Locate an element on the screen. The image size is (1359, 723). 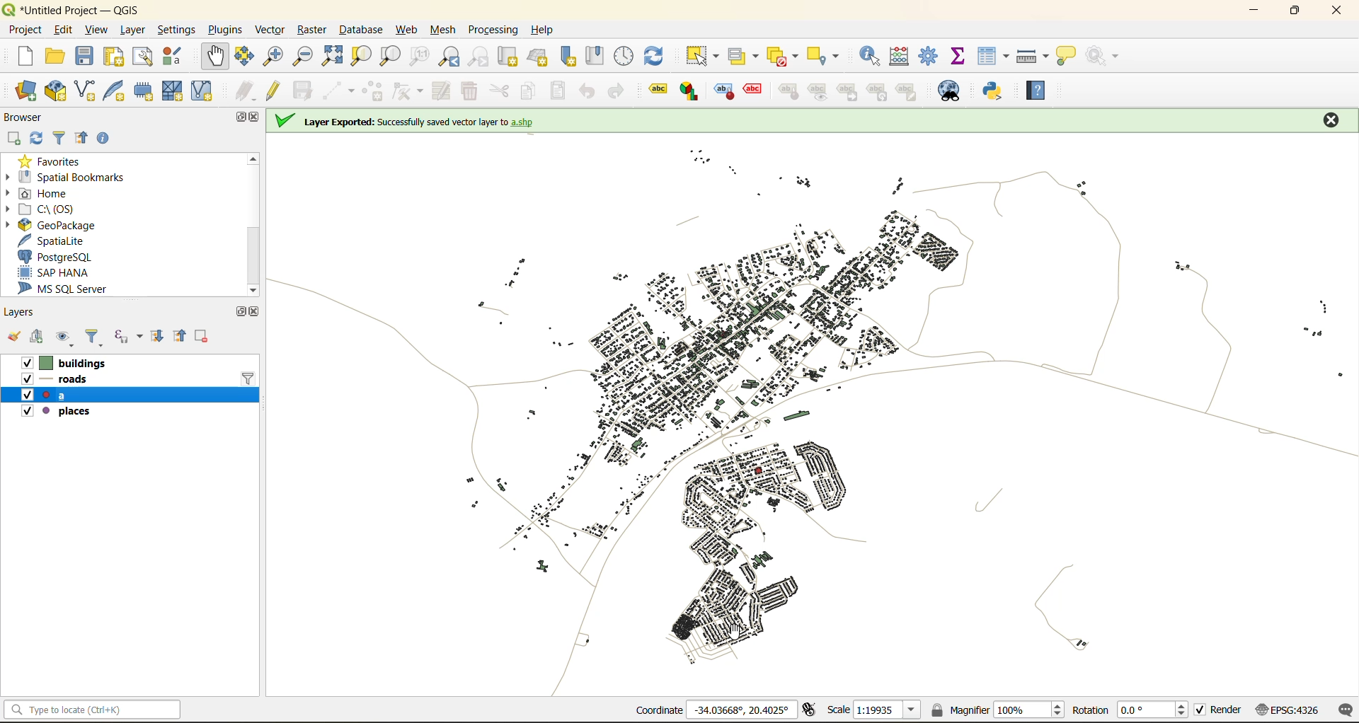
spatial bookmarks is located at coordinates (67, 178).